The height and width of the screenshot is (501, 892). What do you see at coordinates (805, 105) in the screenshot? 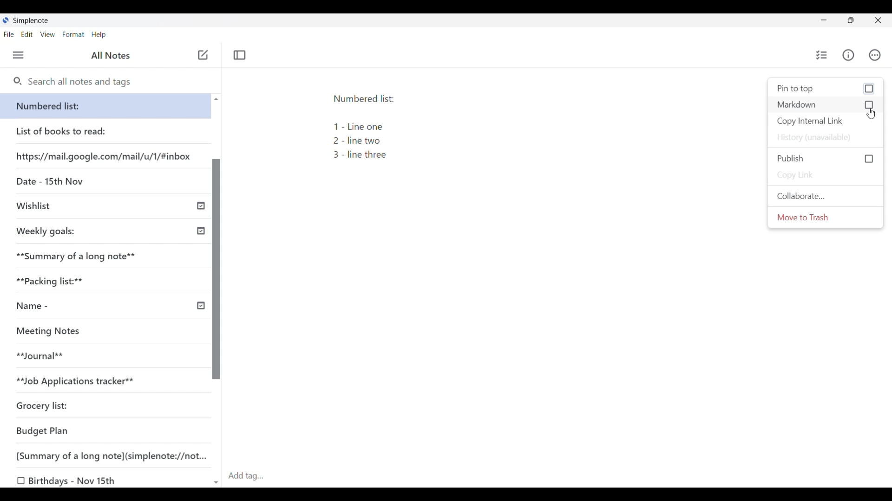
I see `Markdown` at bounding box center [805, 105].